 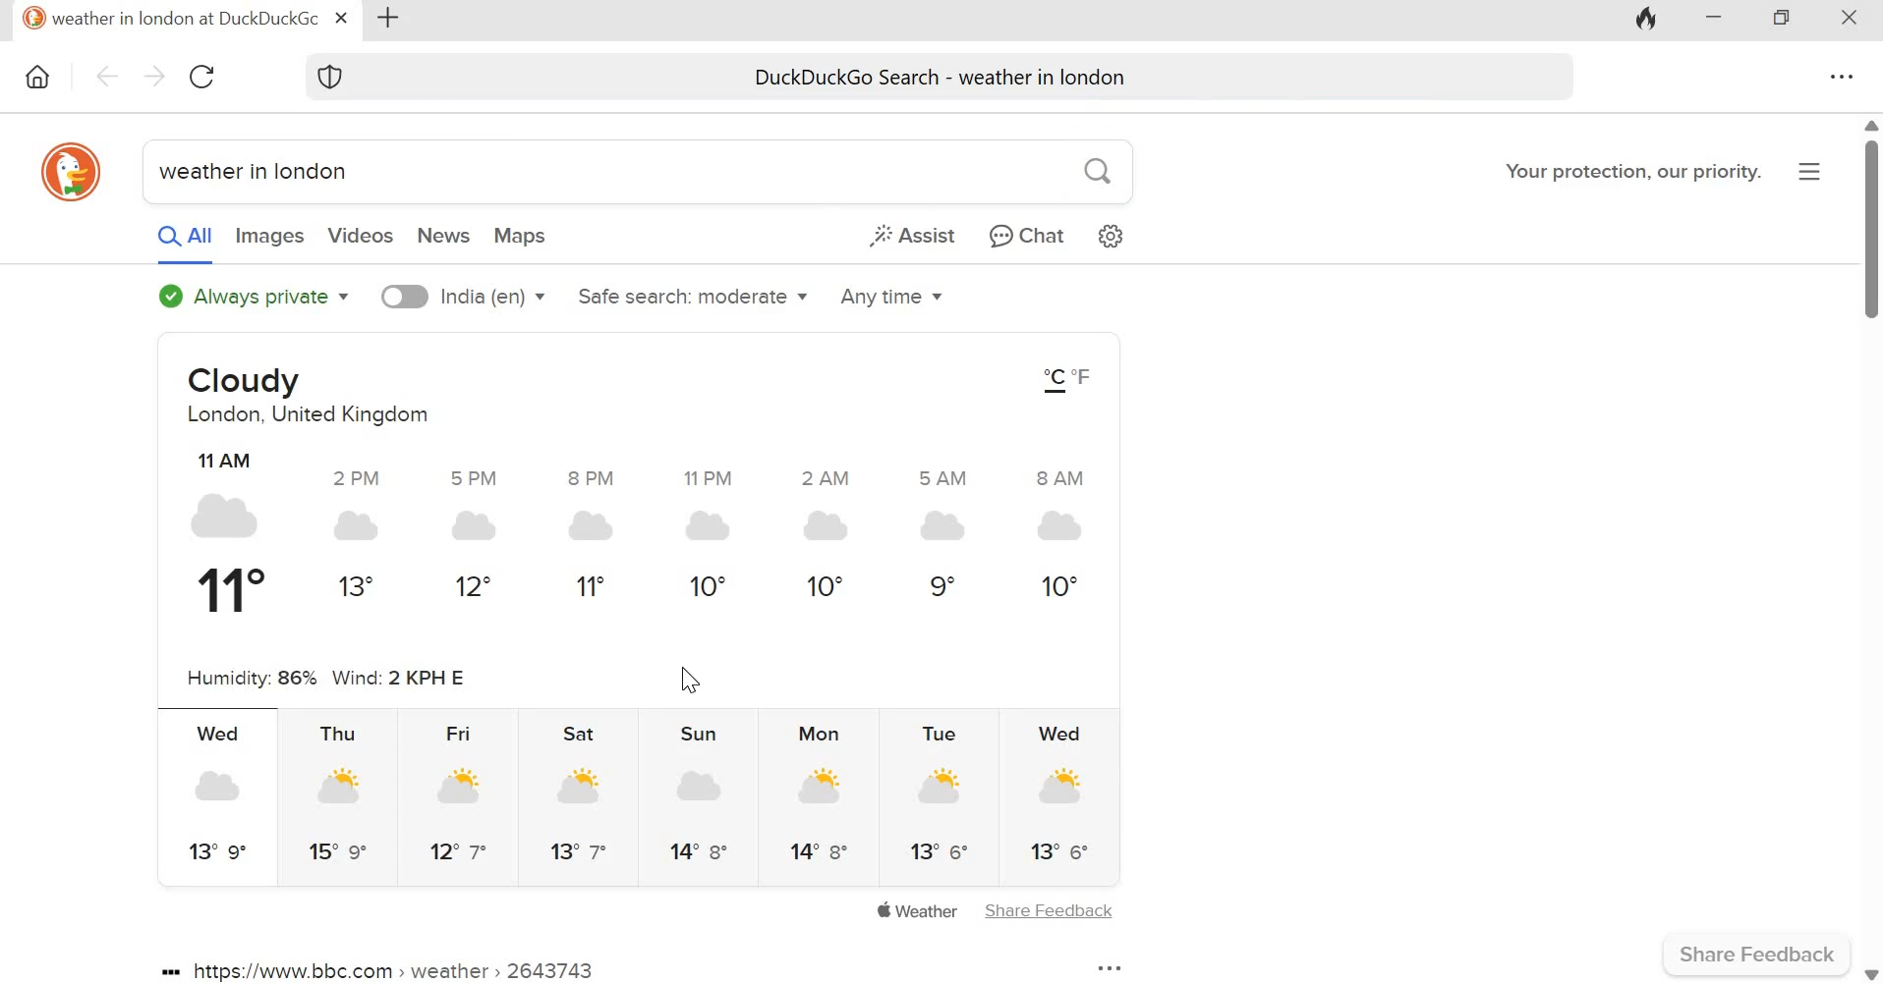 I want to click on Generate a short answer from the web, so click(x=913, y=236).